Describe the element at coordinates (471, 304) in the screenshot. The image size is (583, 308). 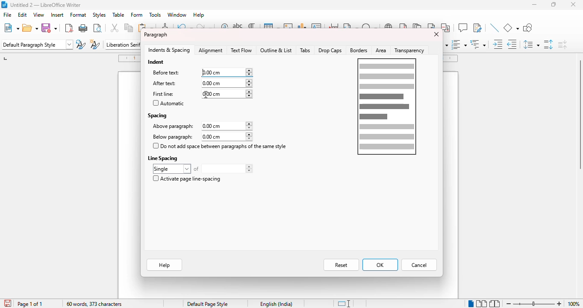
I see `single-page view` at that location.